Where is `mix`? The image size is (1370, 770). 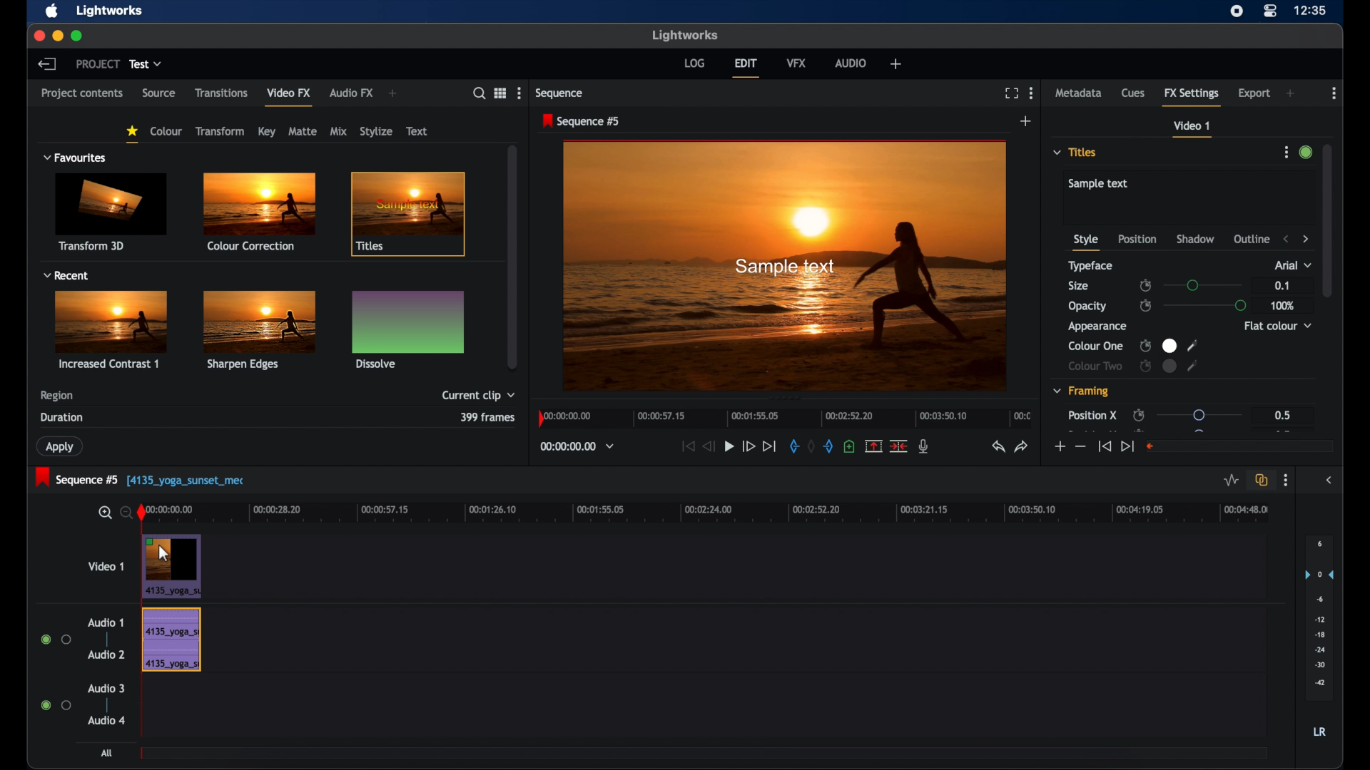 mix is located at coordinates (339, 131).